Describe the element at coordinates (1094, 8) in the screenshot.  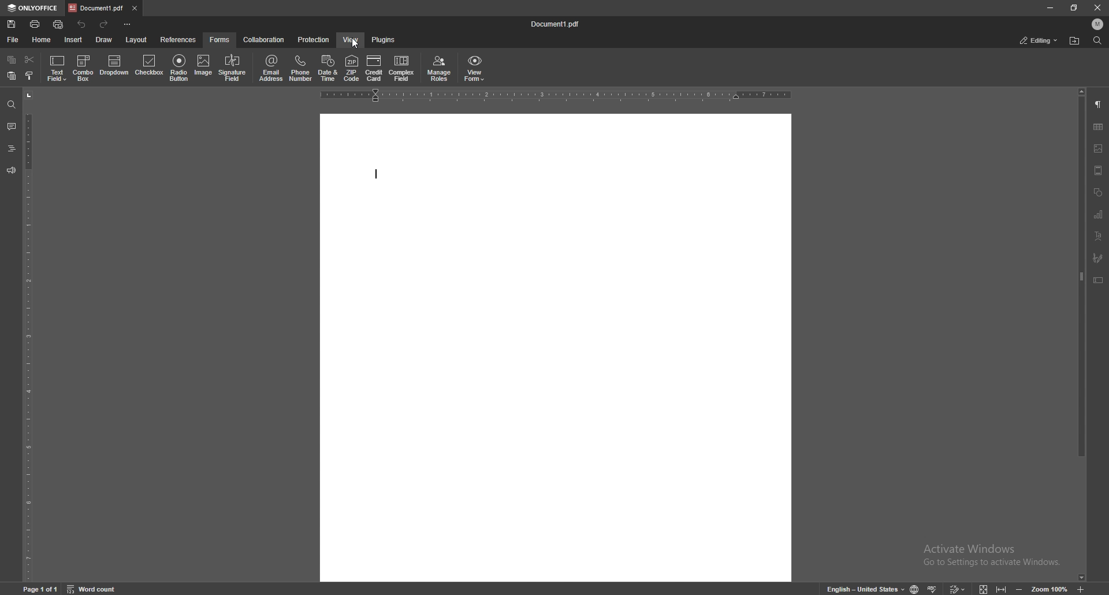
I see `close` at that location.